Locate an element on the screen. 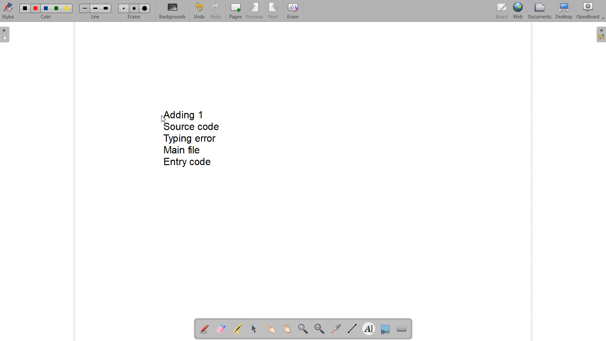 This screenshot has height=341, width=606. Eraser is located at coordinates (134, 17).